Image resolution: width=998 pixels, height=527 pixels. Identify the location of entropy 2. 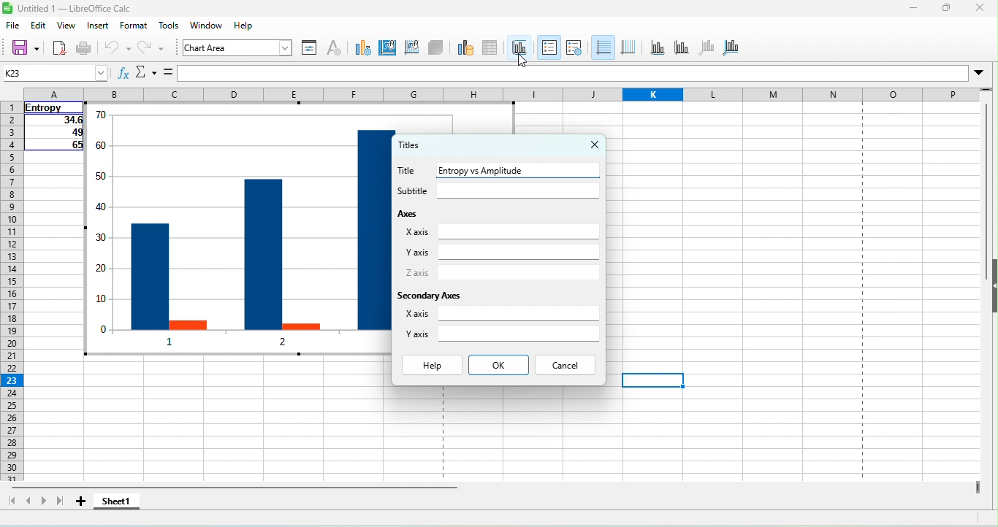
(262, 254).